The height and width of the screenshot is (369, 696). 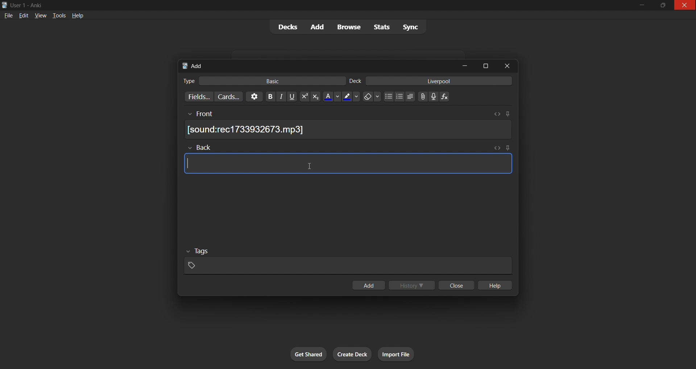 What do you see at coordinates (387, 96) in the screenshot?
I see `unordered list` at bounding box center [387, 96].